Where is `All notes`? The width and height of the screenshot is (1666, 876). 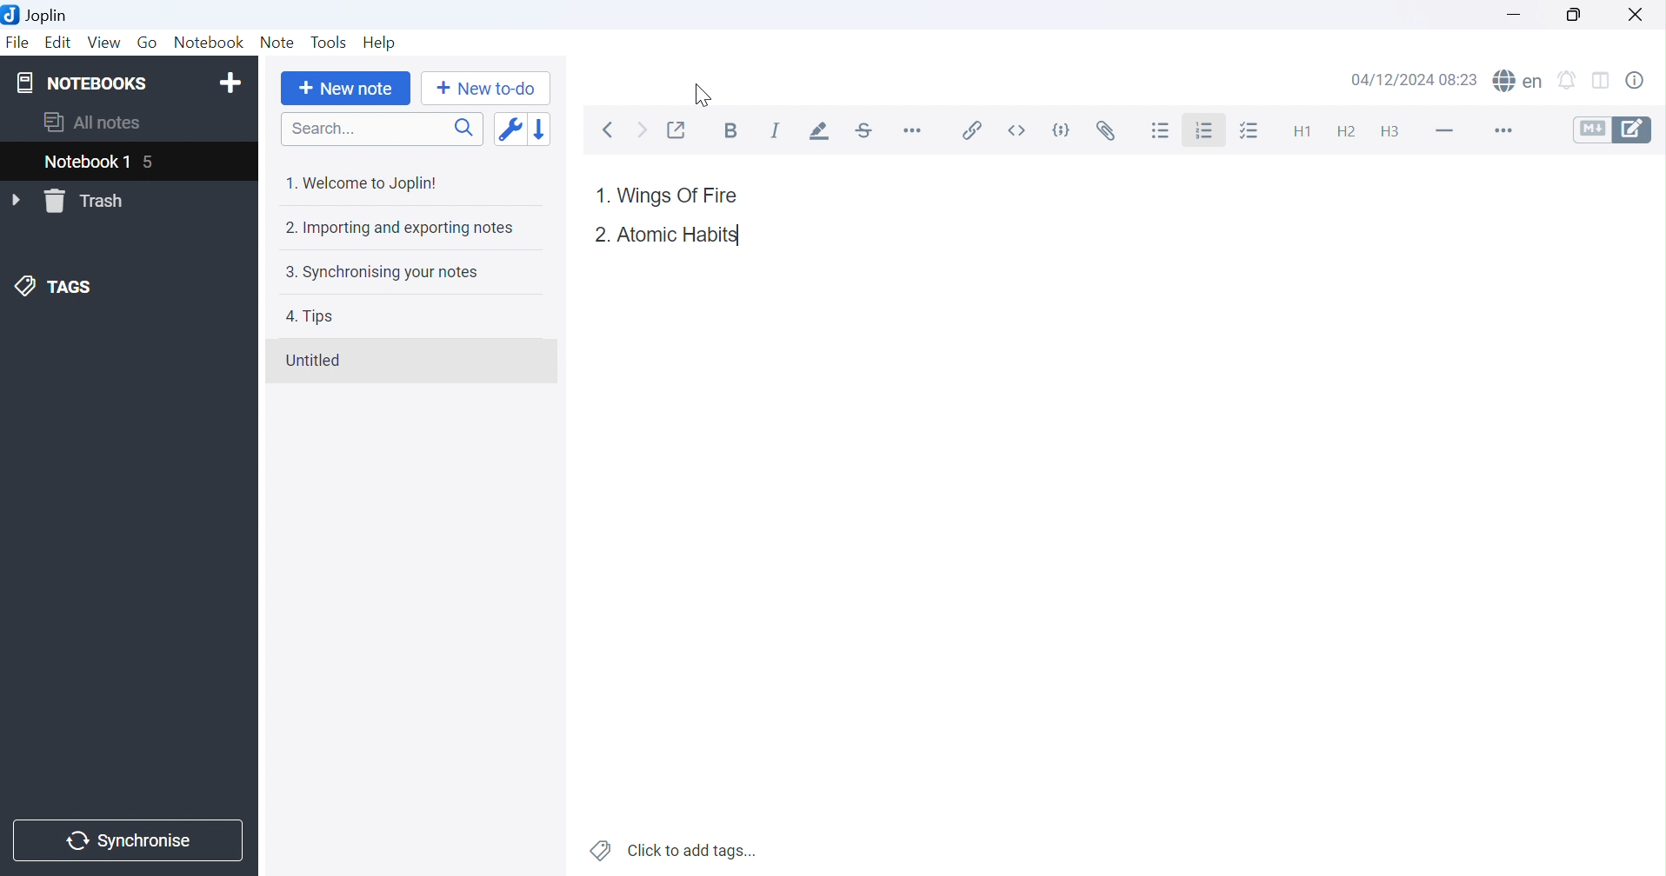
All notes is located at coordinates (90, 124).